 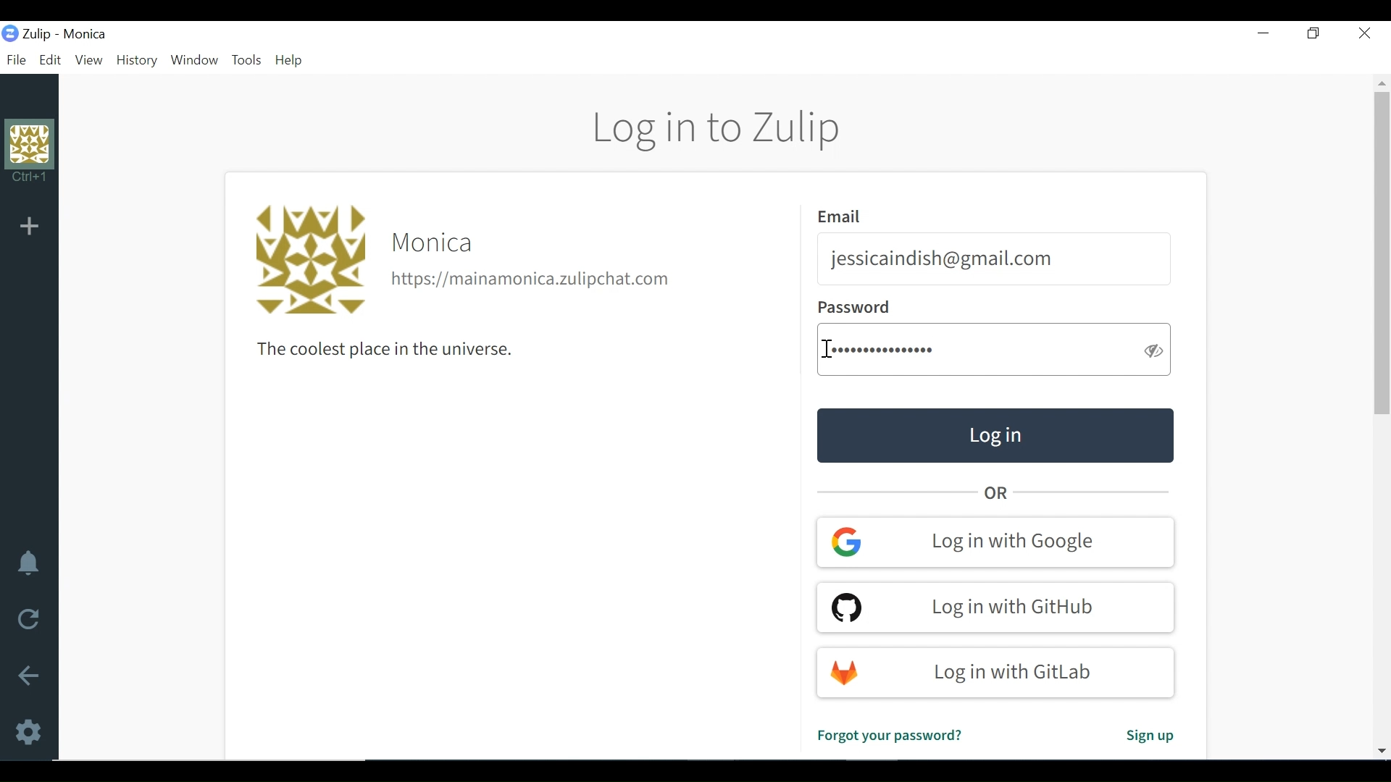 I want to click on Profile photo, so click(x=308, y=260).